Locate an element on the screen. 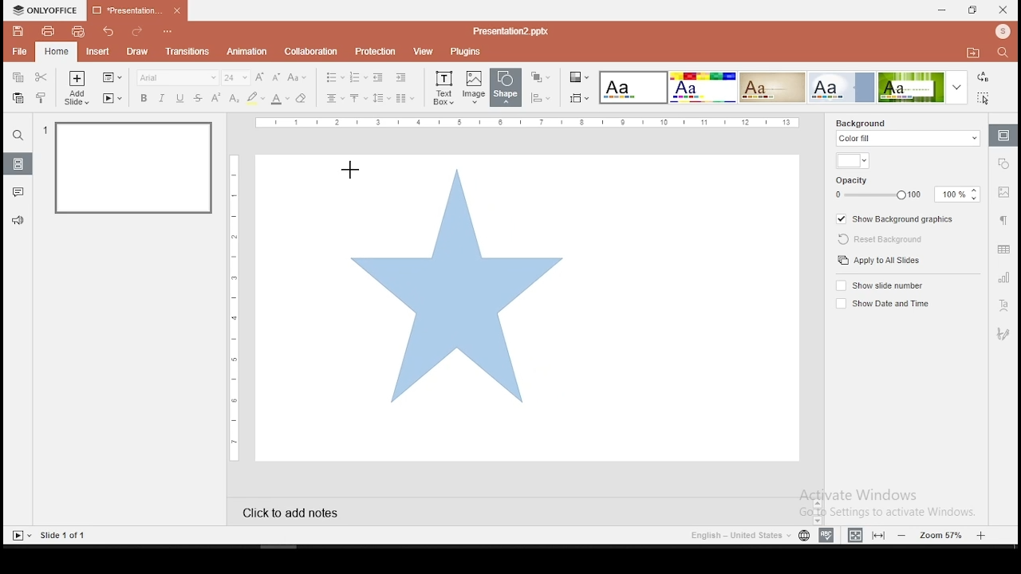 This screenshot has width=1021, height=574. select slide size is located at coordinates (579, 98).